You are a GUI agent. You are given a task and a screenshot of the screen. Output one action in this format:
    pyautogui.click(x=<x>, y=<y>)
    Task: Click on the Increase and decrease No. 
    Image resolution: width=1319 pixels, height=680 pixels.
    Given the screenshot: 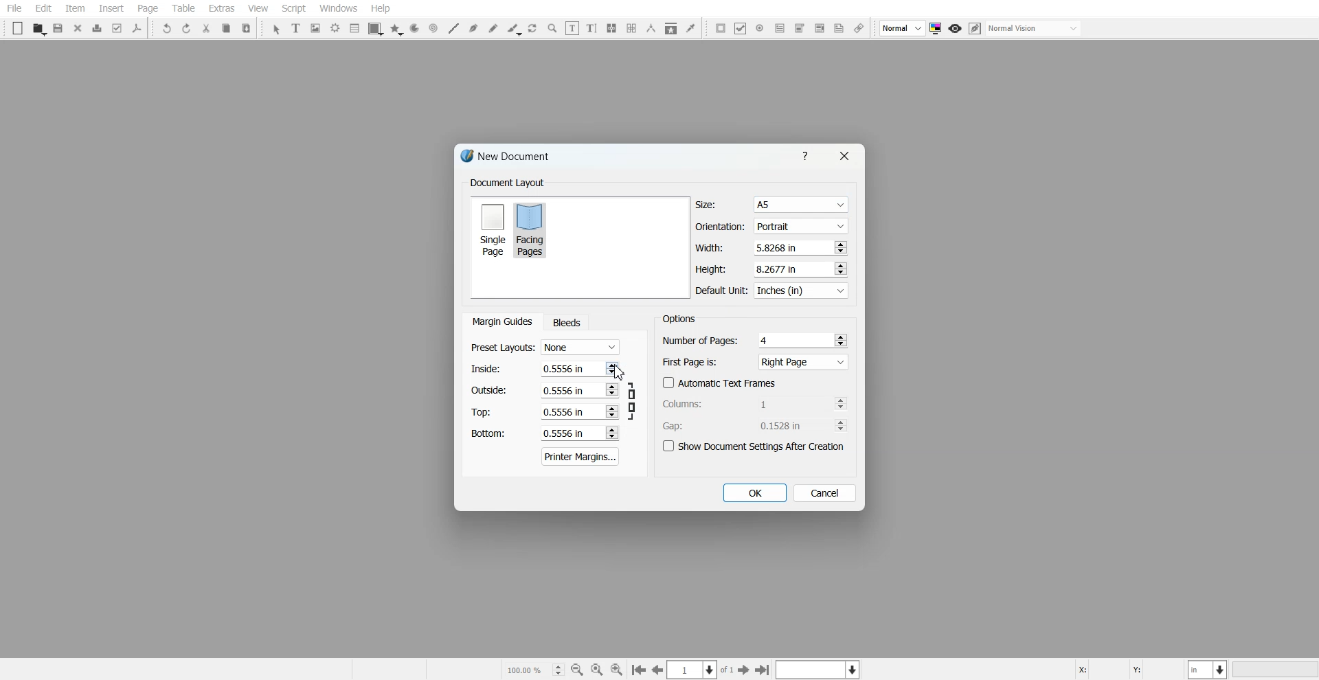 What is the action you would take?
    pyautogui.click(x=841, y=339)
    